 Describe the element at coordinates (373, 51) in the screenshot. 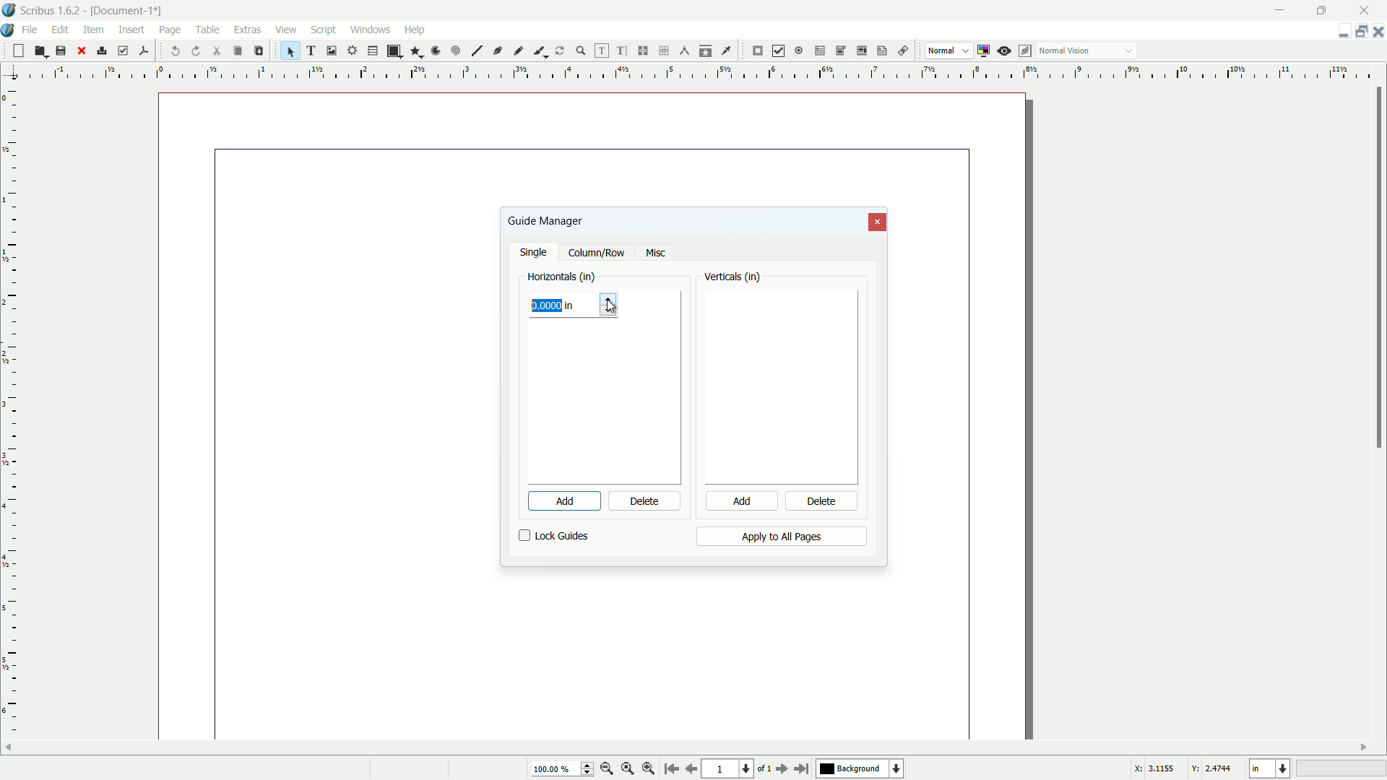

I see `table` at that location.